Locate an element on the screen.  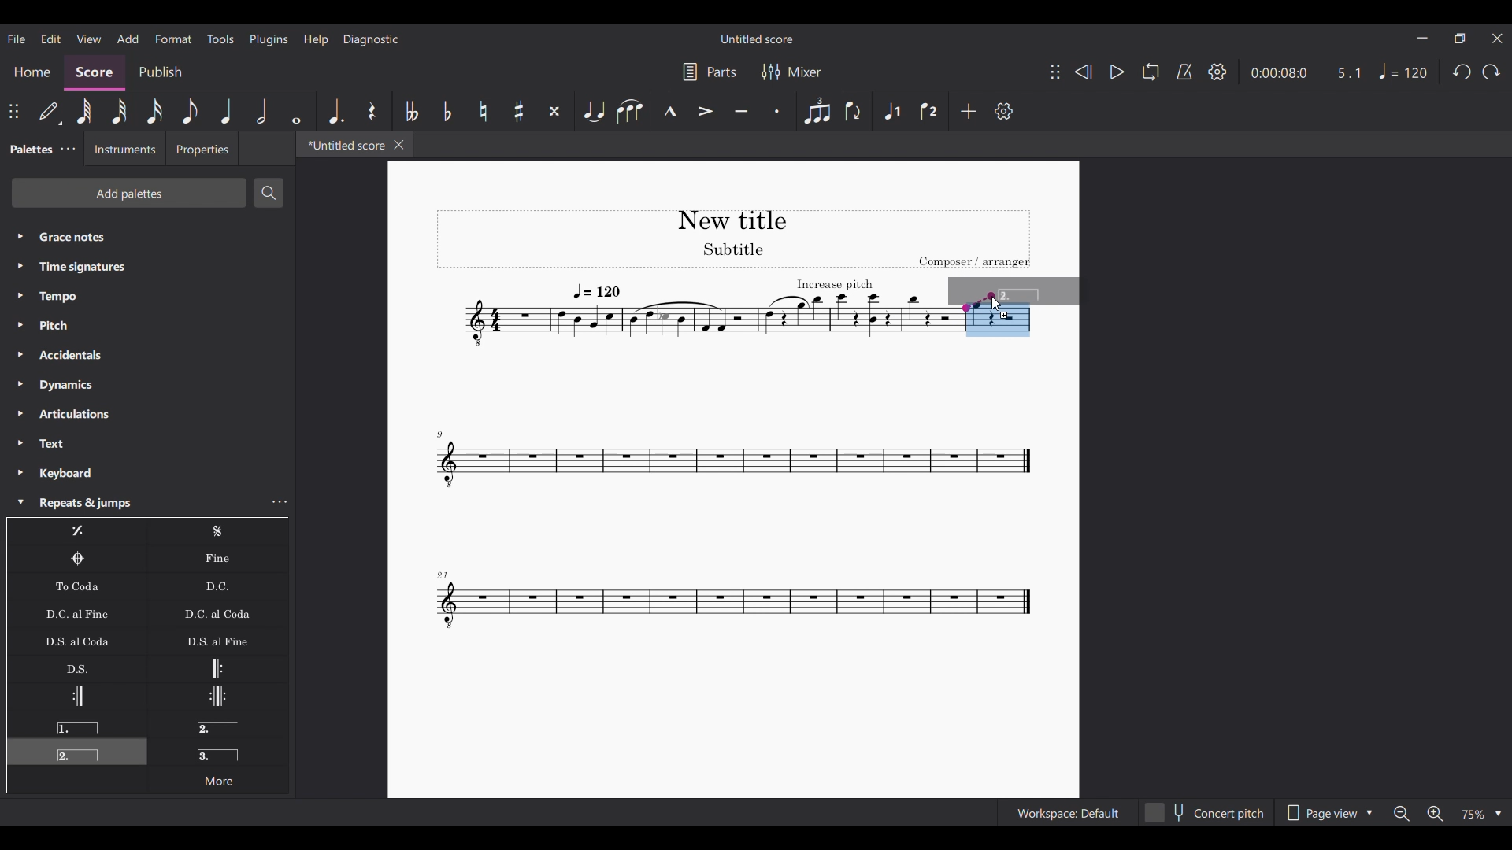
Selected area highlighted is located at coordinates (998, 329).